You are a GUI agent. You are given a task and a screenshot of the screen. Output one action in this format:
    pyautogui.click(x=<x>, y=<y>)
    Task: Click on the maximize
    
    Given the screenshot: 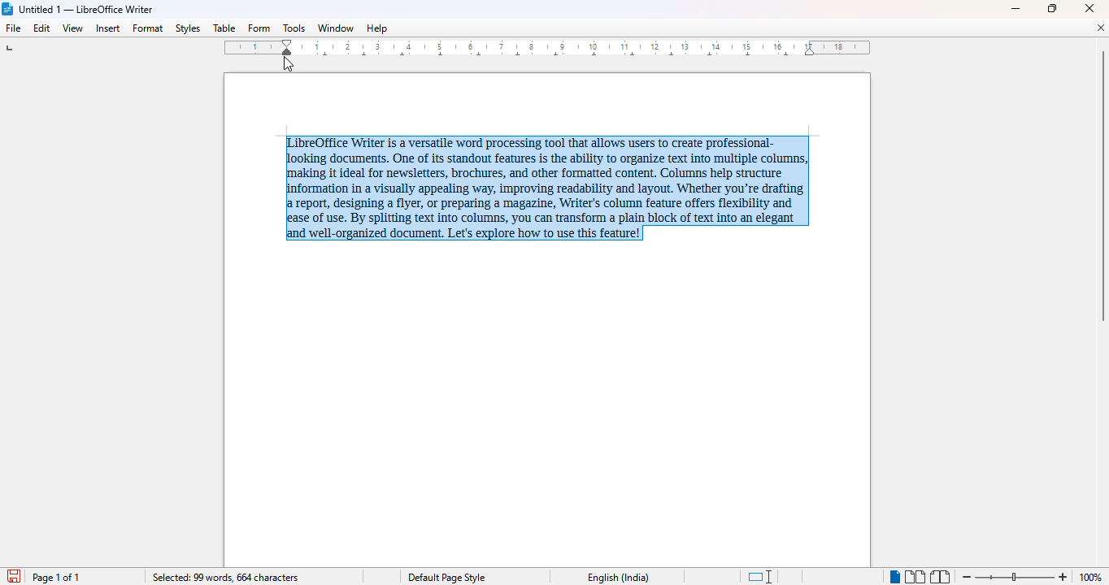 What is the action you would take?
    pyautogui.click(x=1052, y=8)
    